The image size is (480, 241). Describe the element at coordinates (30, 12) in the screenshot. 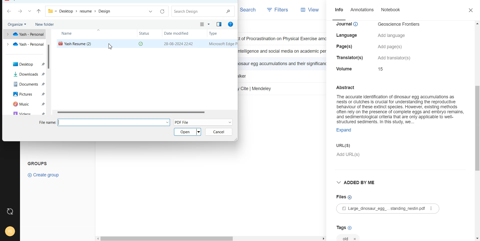

I see `Recent file` at that location.